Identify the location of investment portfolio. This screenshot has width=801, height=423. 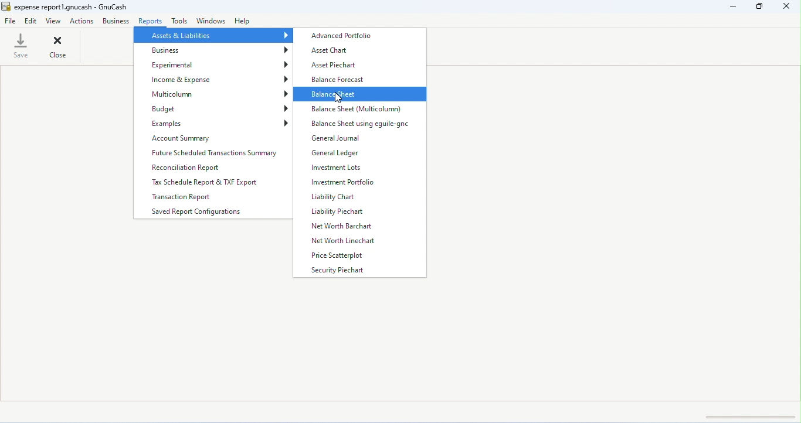
(344, 183).